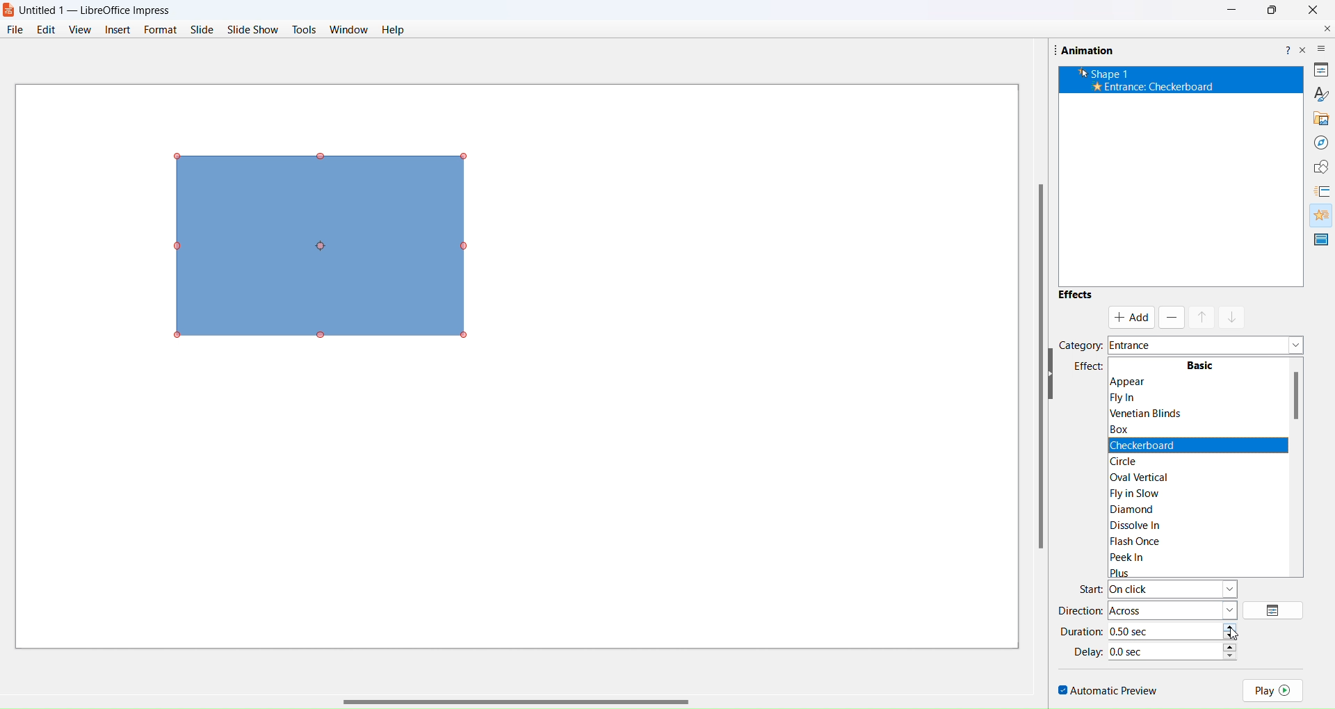 This screenshot has width=1335, height=709. Describe the element at coordinates (1165, 649) in the screenshot. I see `time` at that location.